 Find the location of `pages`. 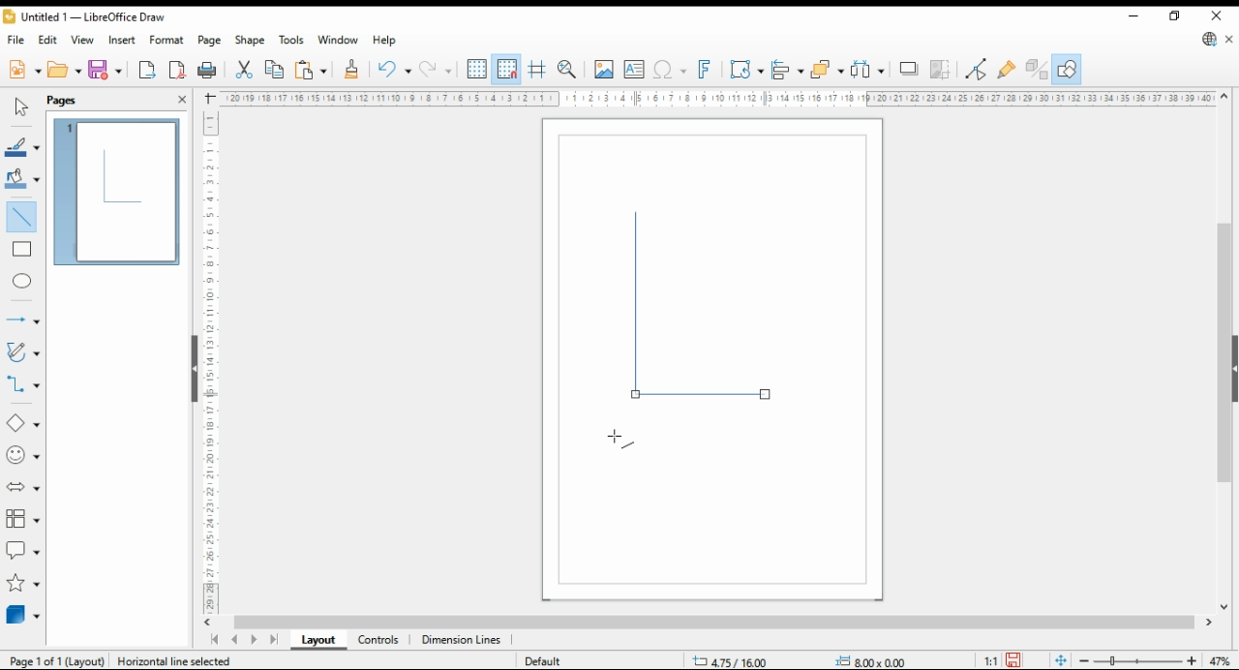

pages is located at coordinates (71, 100).